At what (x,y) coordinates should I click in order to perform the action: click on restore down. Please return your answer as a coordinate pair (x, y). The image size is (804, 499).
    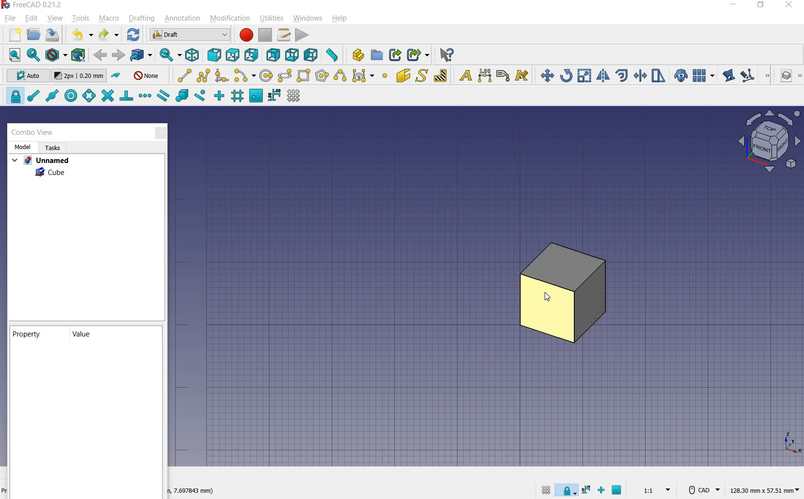
    Looking at the image, I should click on (762, 6).